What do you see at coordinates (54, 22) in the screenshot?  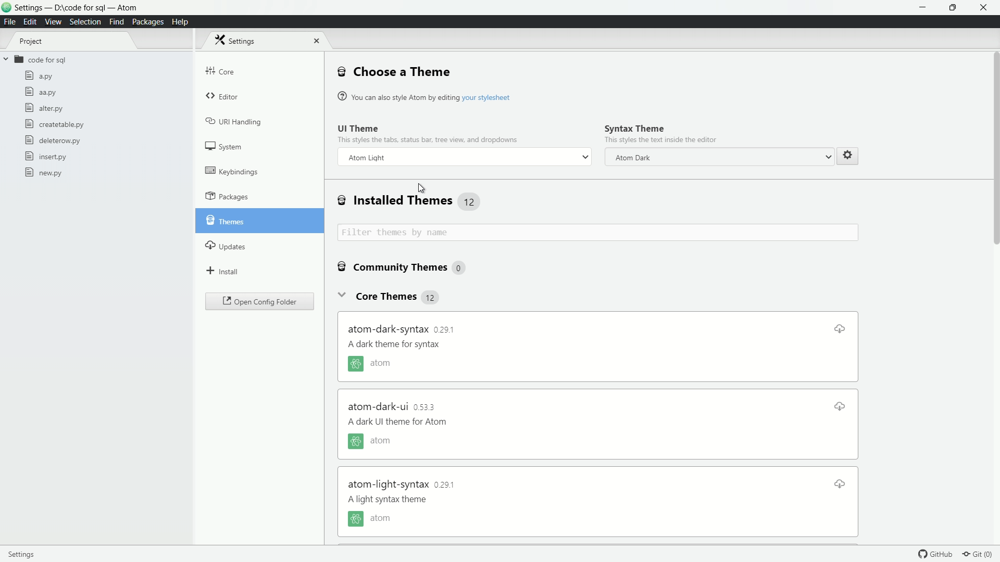 I see `view menu` at bounding box center [54, 22].